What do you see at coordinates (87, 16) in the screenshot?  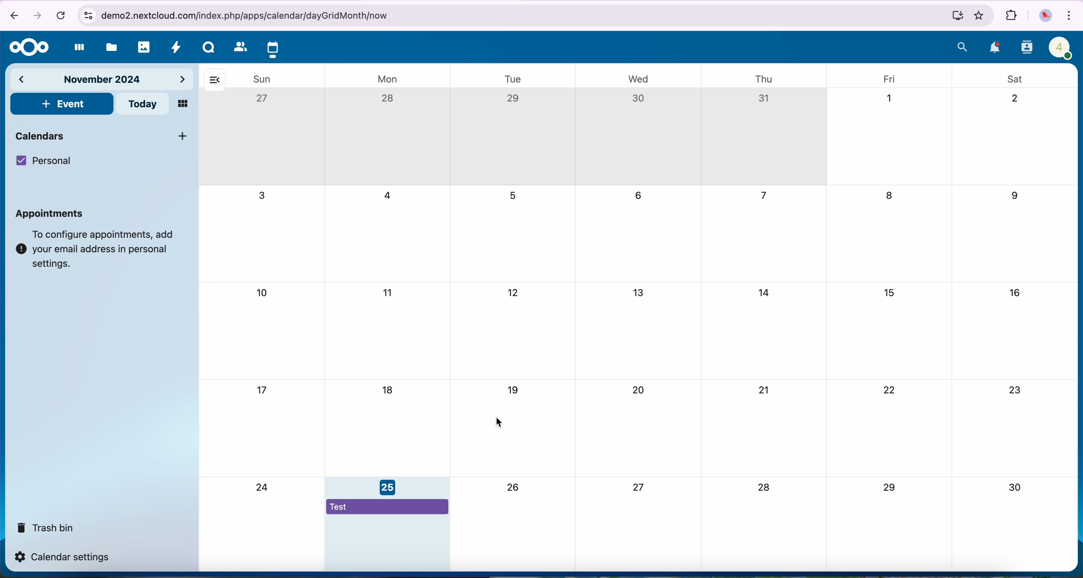 I see `controls` at bounding box center [87, 16].